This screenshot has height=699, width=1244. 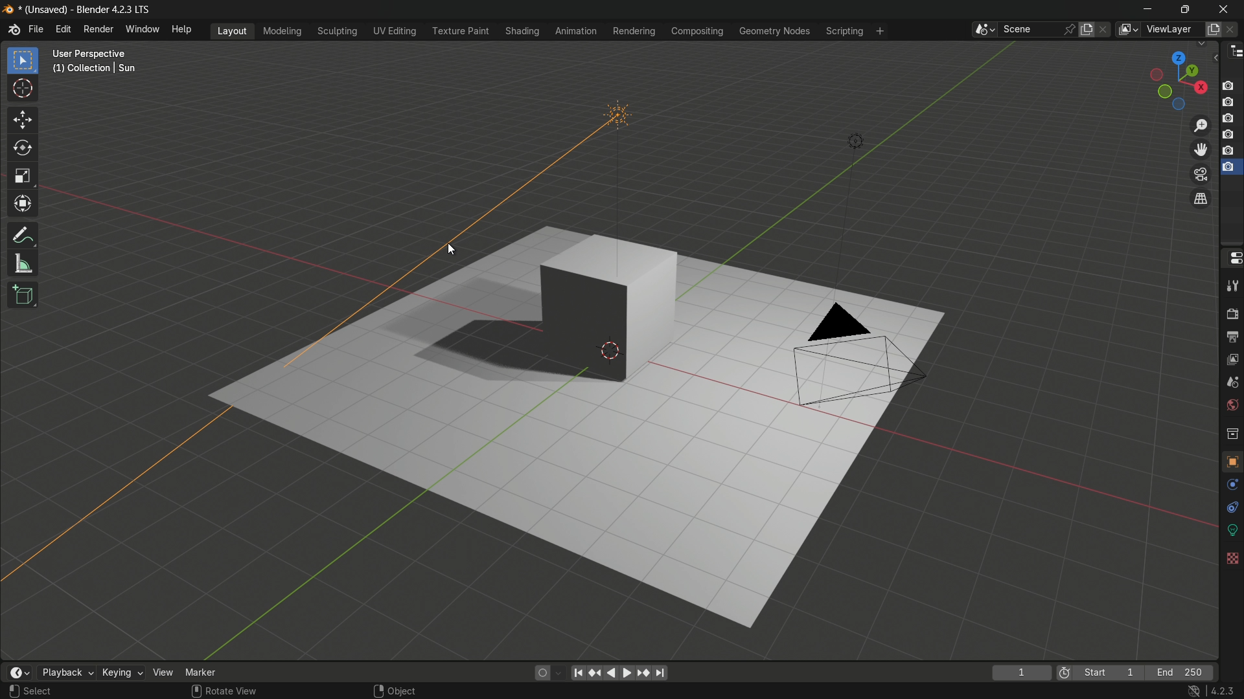 I want to click on jump to endpoint, so click(x=579, y=673).